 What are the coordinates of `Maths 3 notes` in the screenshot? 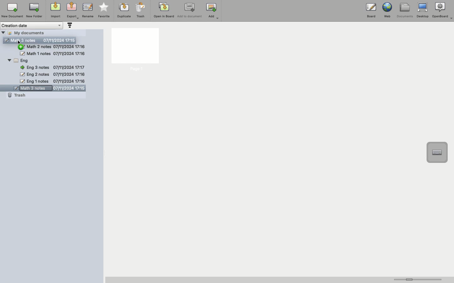 It's located at (40, 39).